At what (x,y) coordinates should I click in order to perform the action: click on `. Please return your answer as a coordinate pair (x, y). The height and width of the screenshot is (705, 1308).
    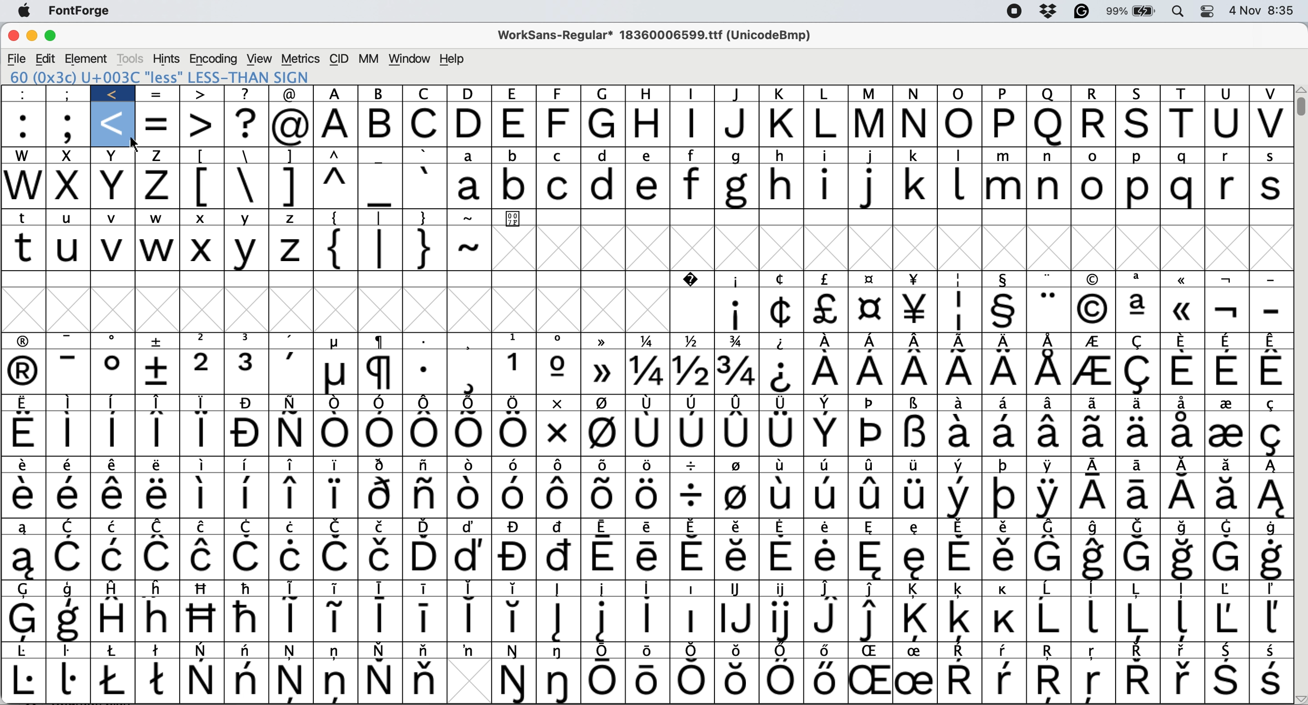
    Looking at the image, I should click on (427, 185).